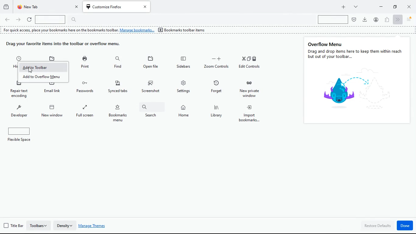  What do you see at coordinates (349, 90) in the screenshot?
I see `symbol` at bounding box center [349, 90].